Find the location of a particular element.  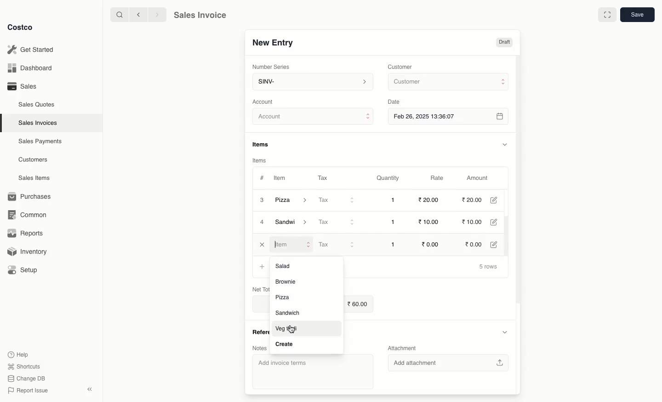

Create is located at coordinates (285, 344).